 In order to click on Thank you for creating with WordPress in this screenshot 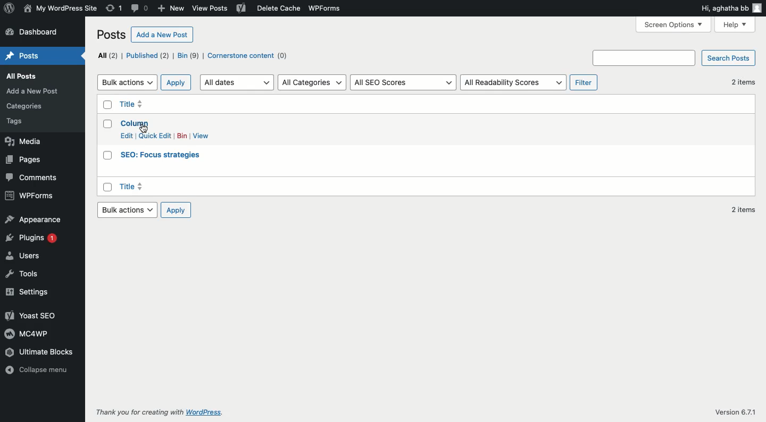, I will do `click(166, 412)`.